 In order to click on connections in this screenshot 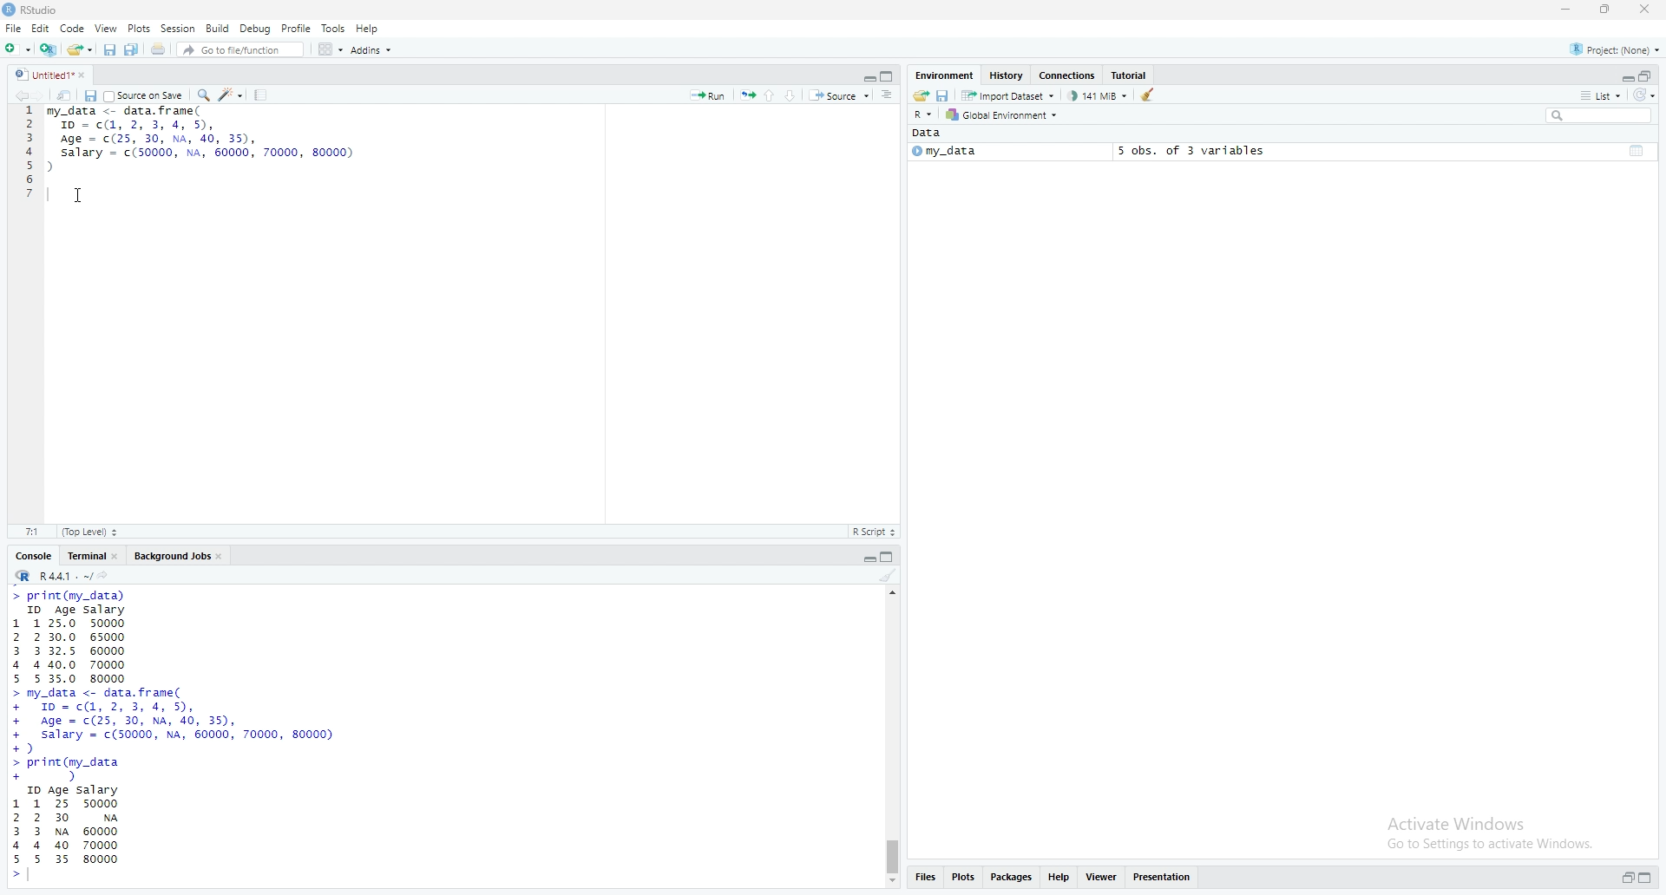, I will do `click(1068, 76)`.